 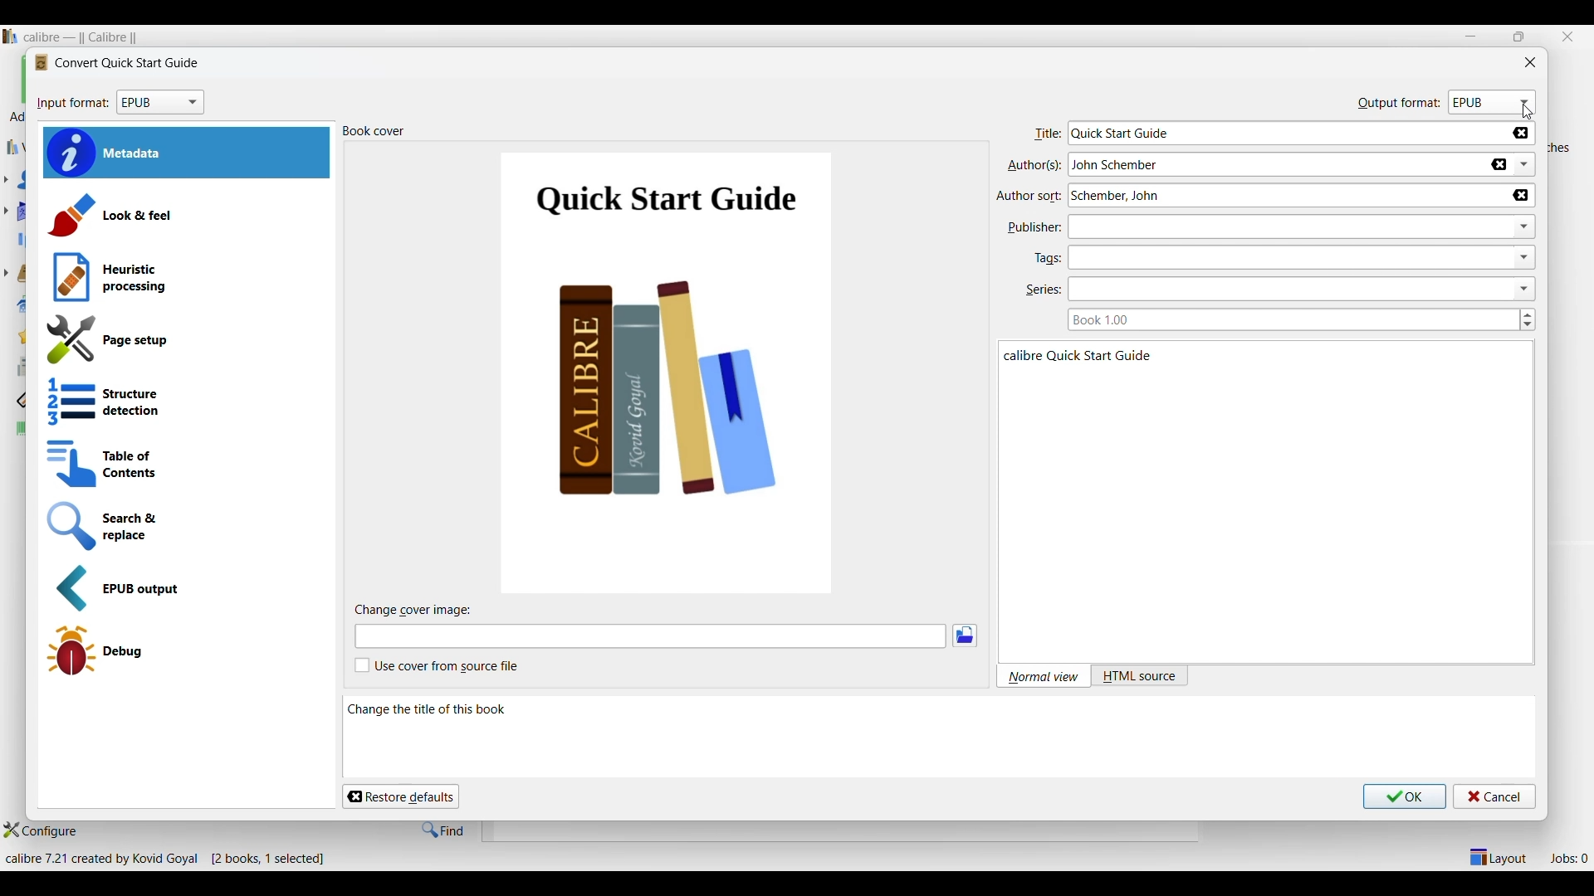 What do you see at coordinates (377, 133) in the screenshot?
I see `book cover` at bounding box center [377, 133].